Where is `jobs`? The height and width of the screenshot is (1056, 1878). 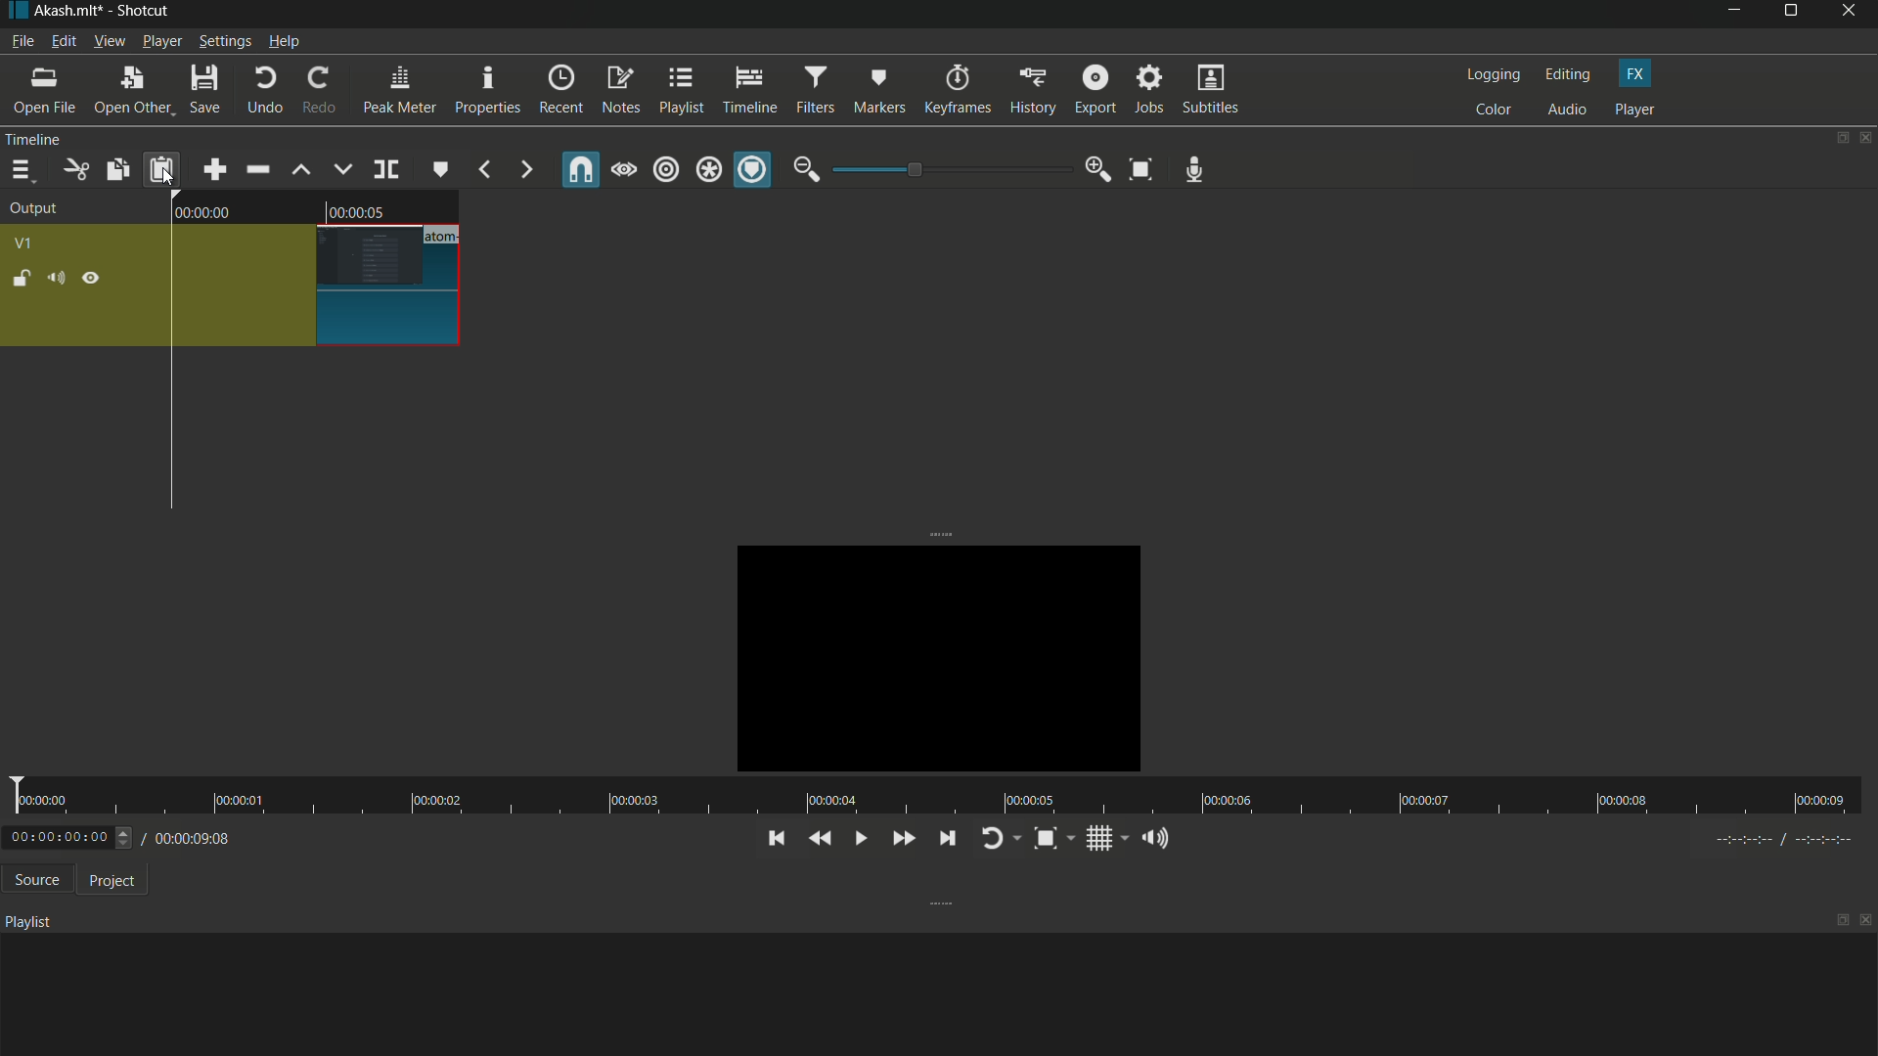 jobs is located at coordinates (1149, 91).